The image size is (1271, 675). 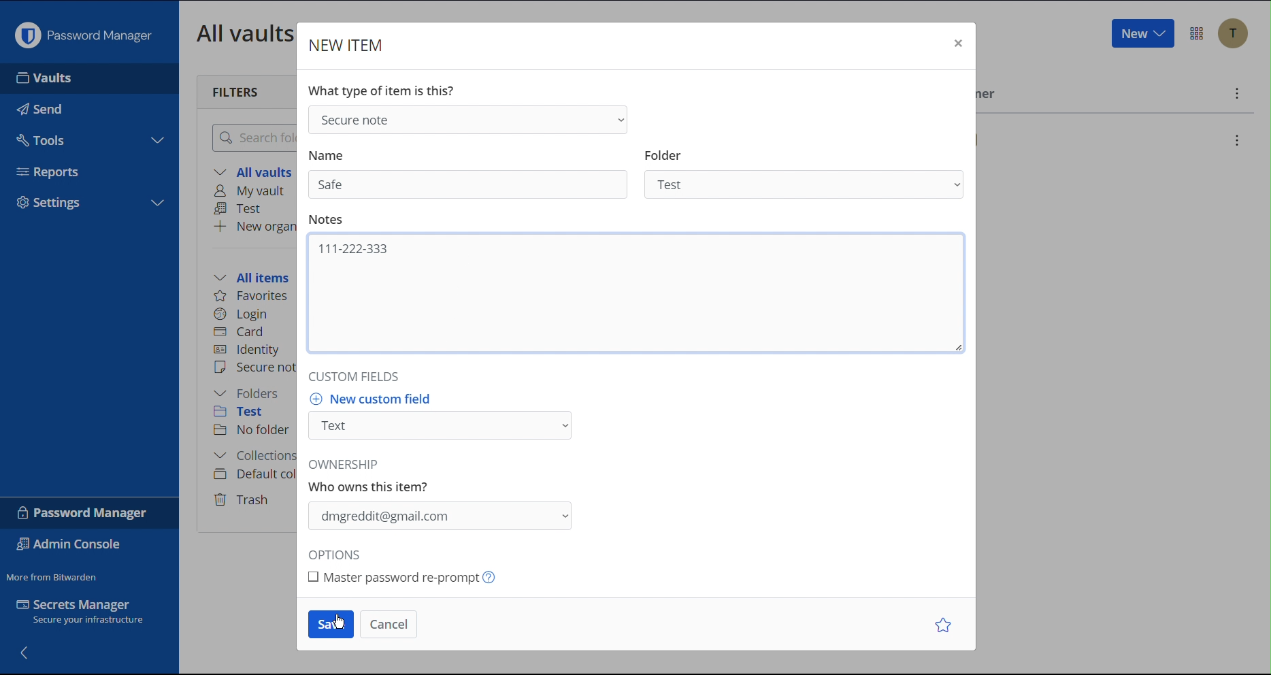 I want to click on New organization, so click(x=254, y=226).